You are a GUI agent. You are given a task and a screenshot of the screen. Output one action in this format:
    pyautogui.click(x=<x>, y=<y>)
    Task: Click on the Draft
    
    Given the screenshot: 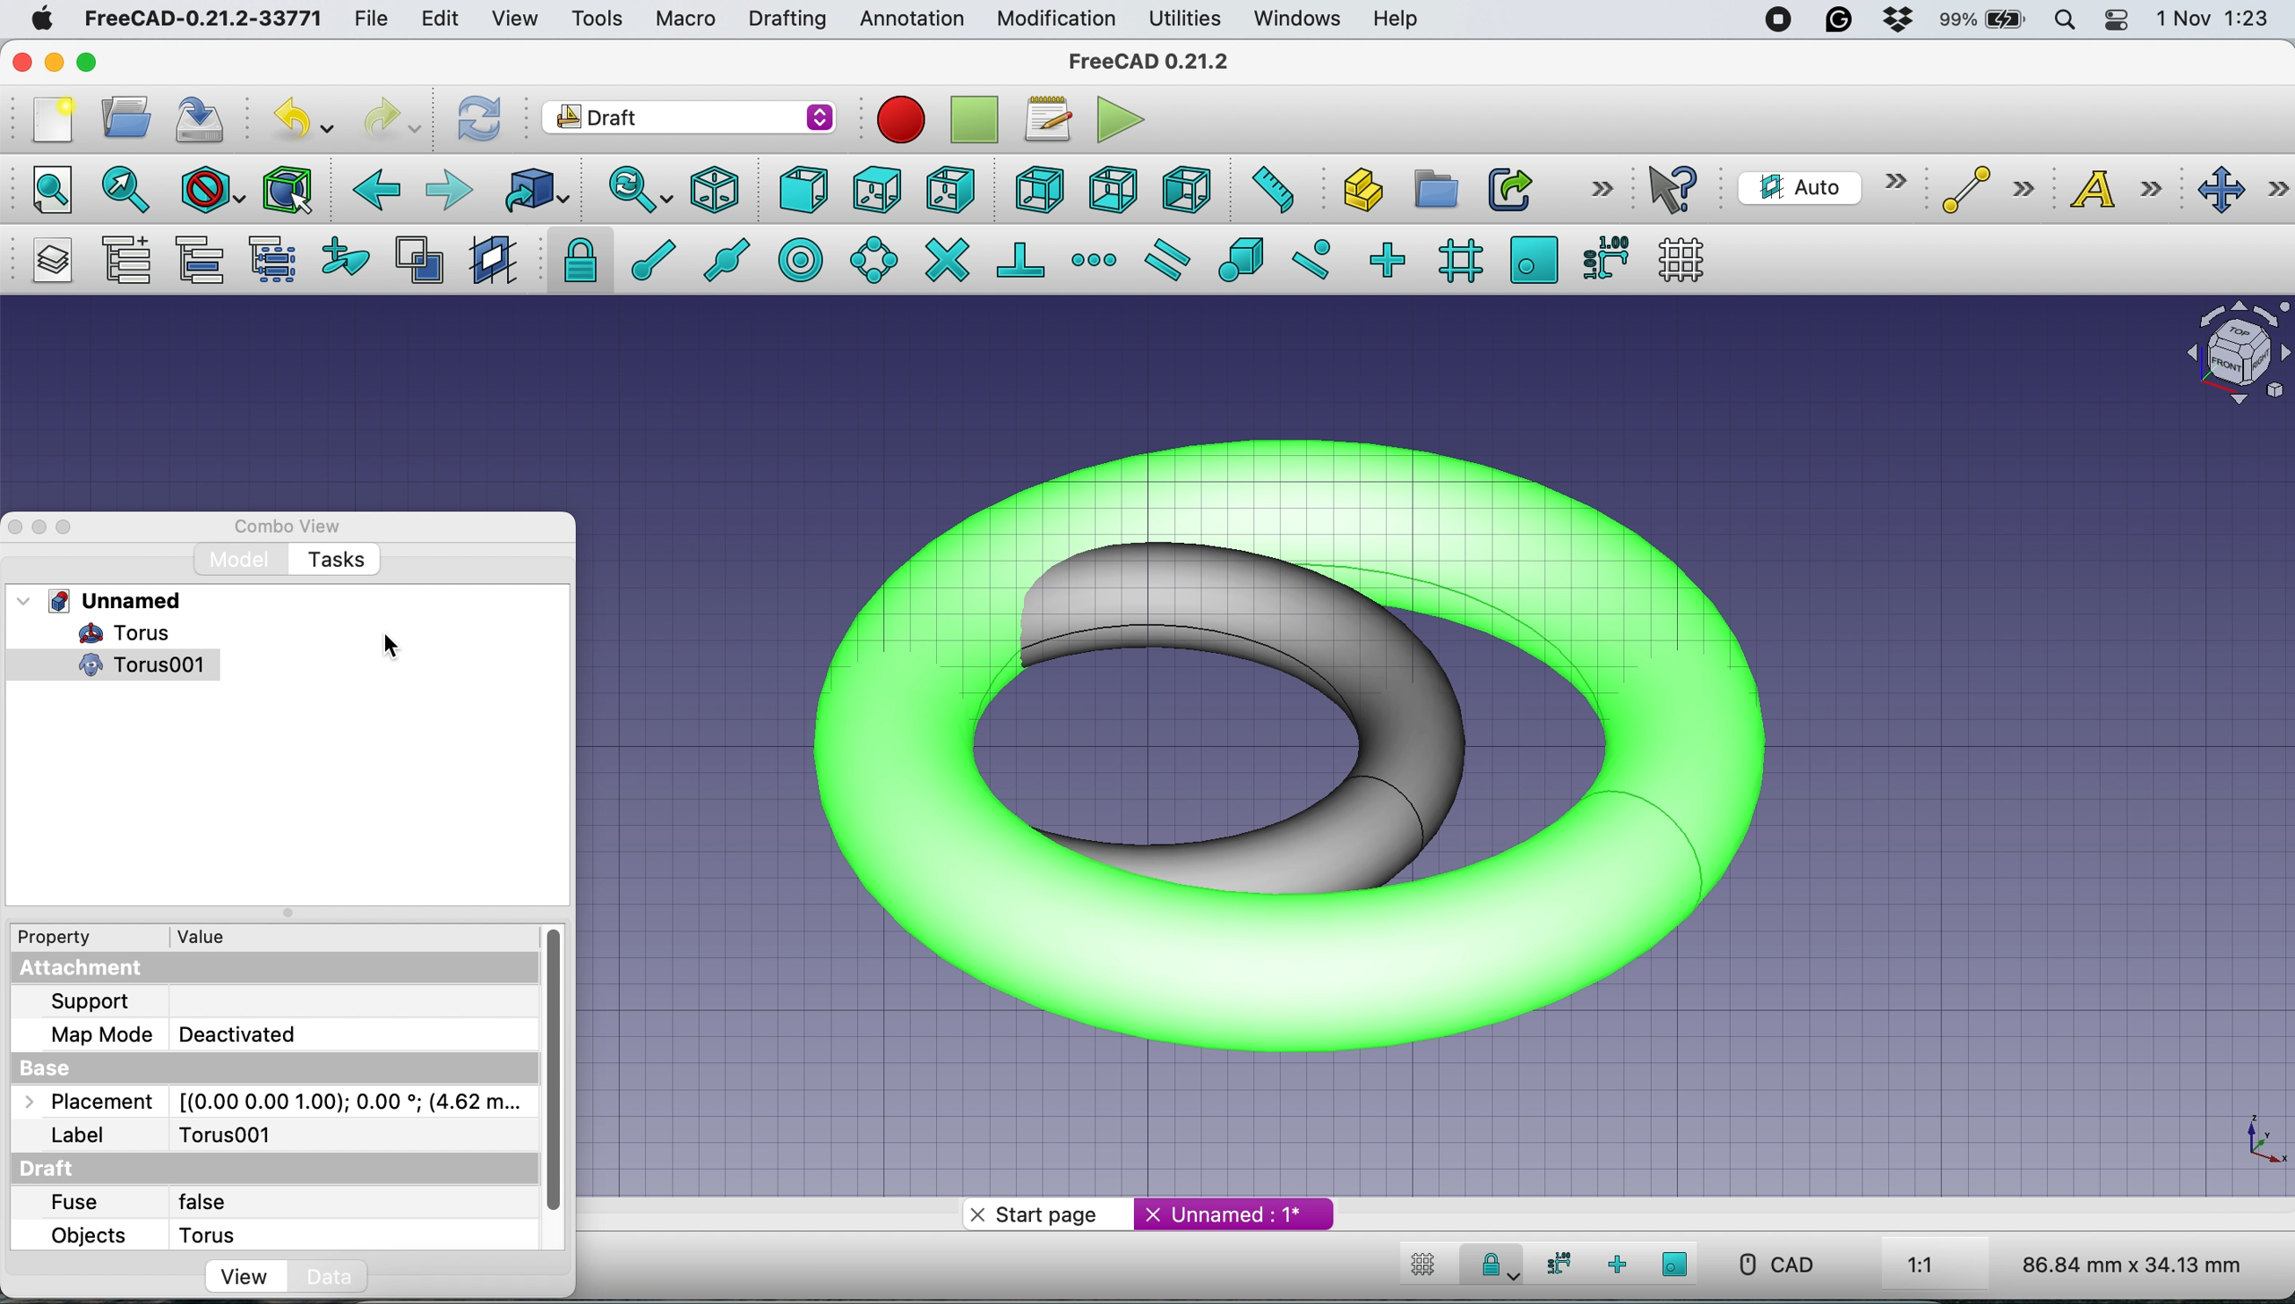 What is the action you would take?
    pyautogui.click(x=51, y=1168)
    